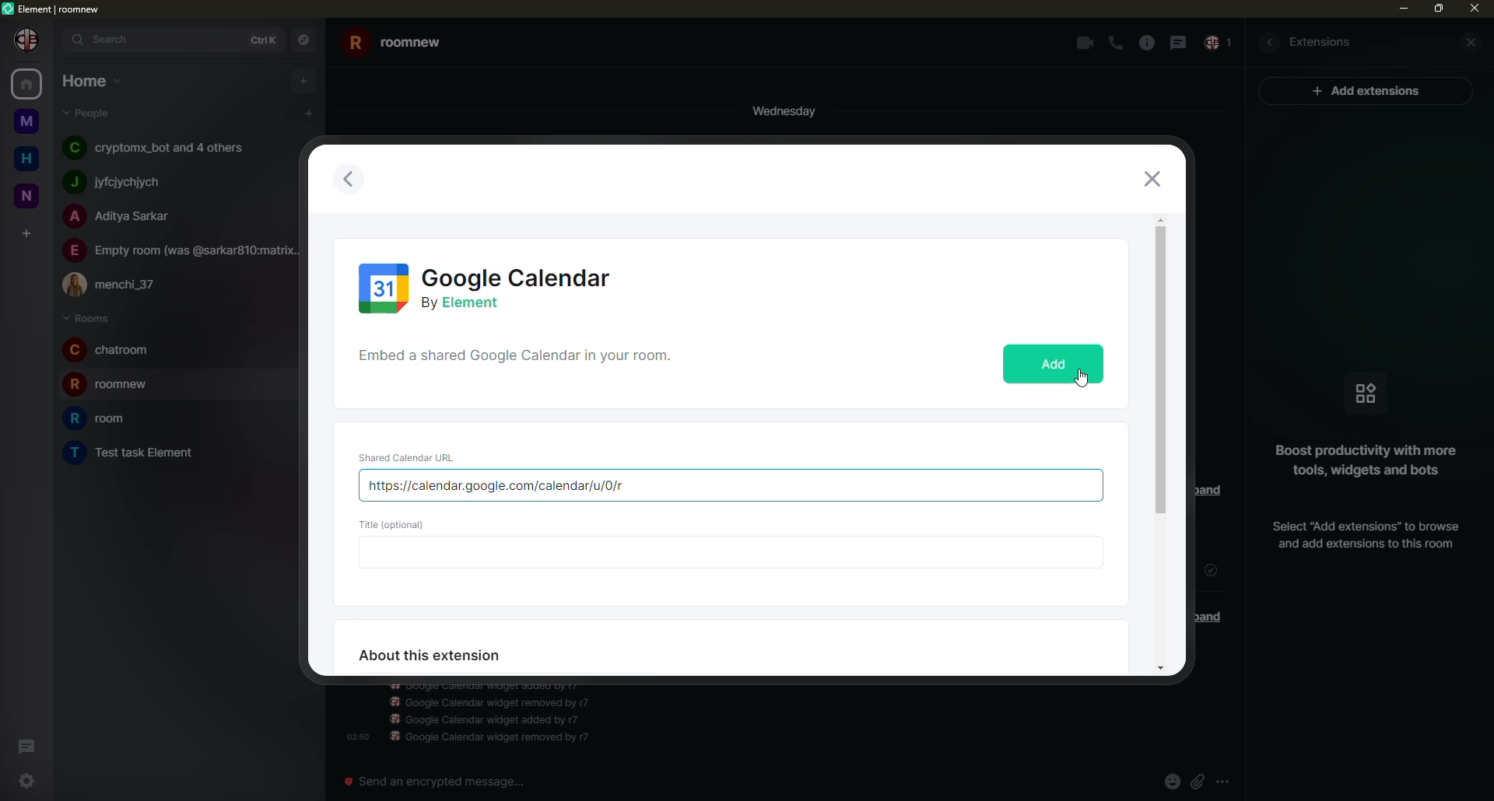 This screenshot has width=1494, height=801. I want to click on close, so click(1475, 11).